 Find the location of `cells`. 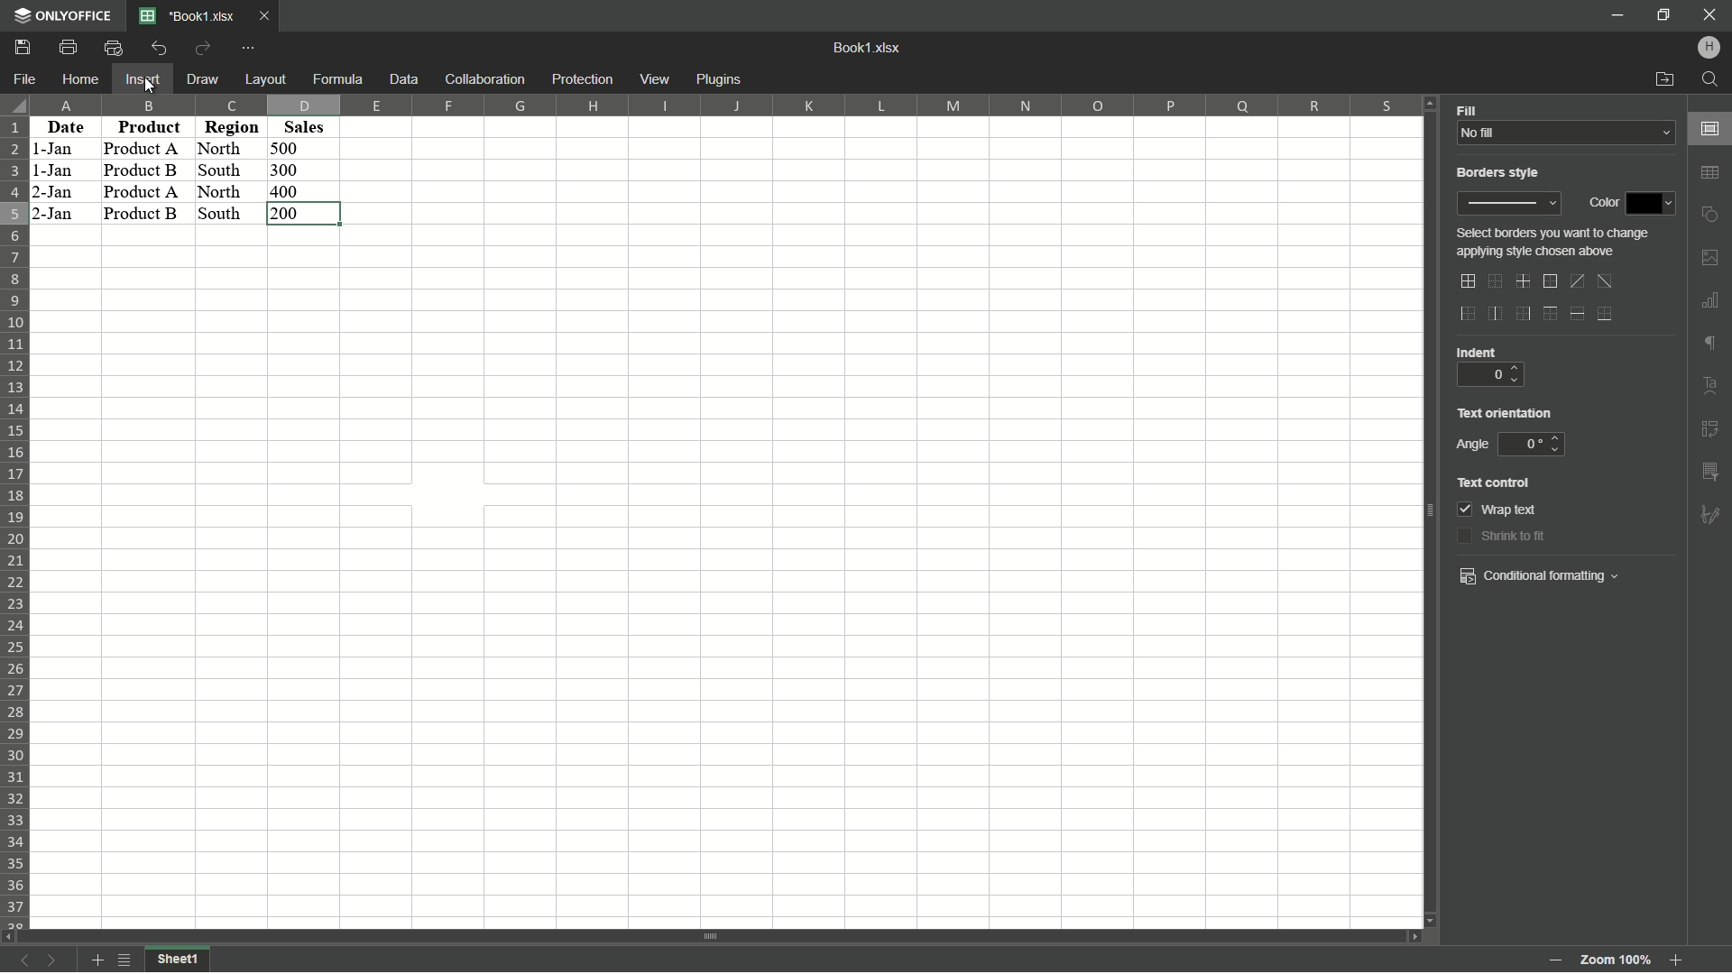

cells is located at coordinates (725, 578).